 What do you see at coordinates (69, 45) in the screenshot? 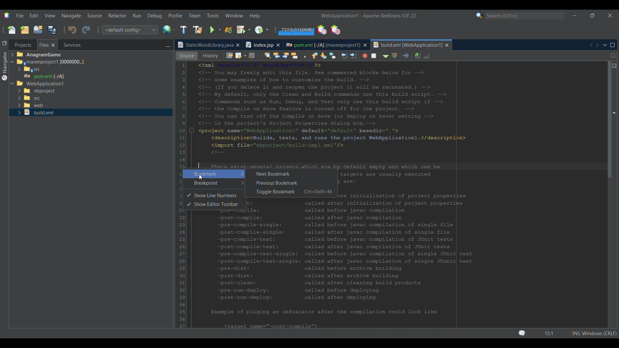
I see `Services, current tab highlighted` at bounding box center [69, 45].